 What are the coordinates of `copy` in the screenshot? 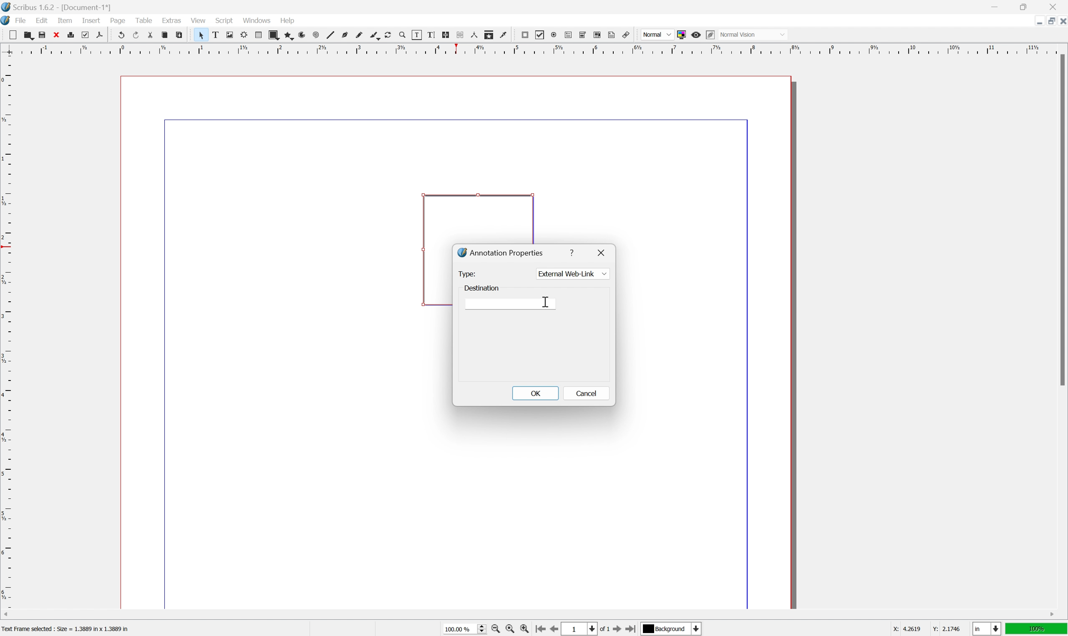 It's located at (164, 35).